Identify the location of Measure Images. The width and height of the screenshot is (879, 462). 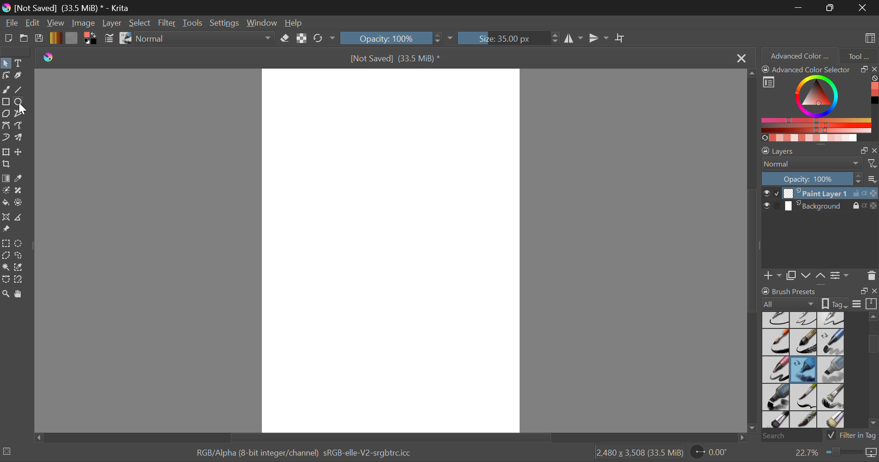
(20, 219).